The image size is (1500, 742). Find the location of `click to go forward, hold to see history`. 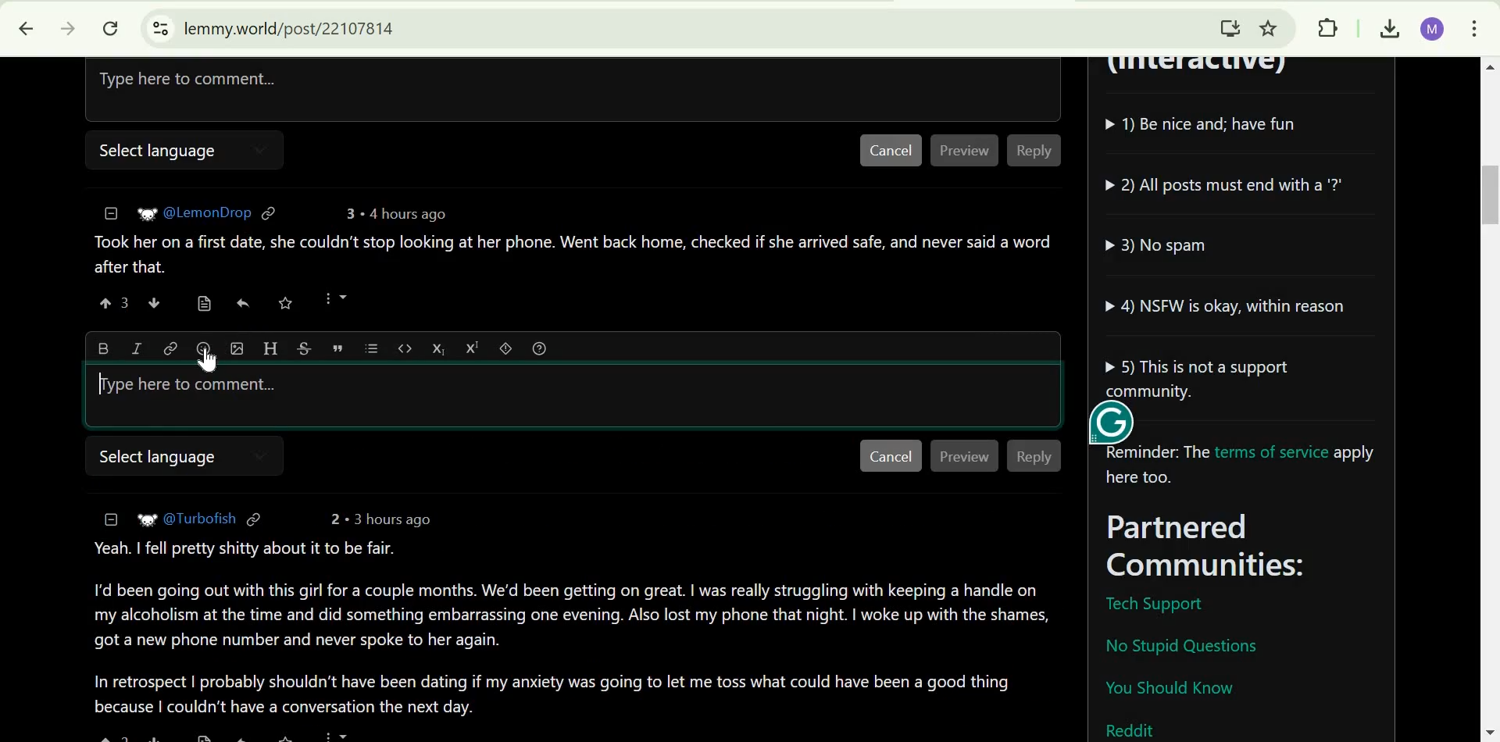

click to go forward, hold to see history is located at coordinates (64, 29).